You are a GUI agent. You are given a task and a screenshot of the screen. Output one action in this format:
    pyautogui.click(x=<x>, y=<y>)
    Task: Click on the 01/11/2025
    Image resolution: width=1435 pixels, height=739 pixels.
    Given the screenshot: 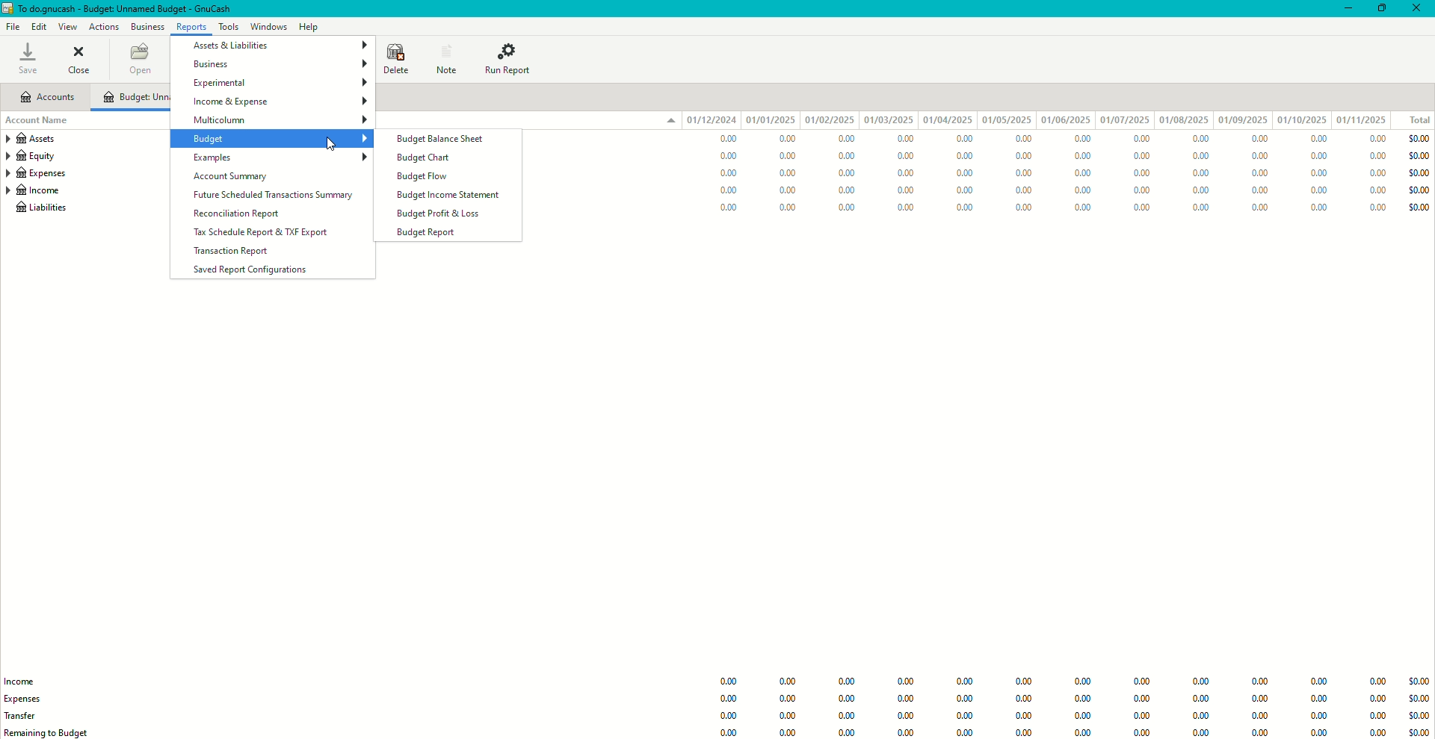 What is the action you would take?
    pyautogui.click(x=1365, y=119)
    